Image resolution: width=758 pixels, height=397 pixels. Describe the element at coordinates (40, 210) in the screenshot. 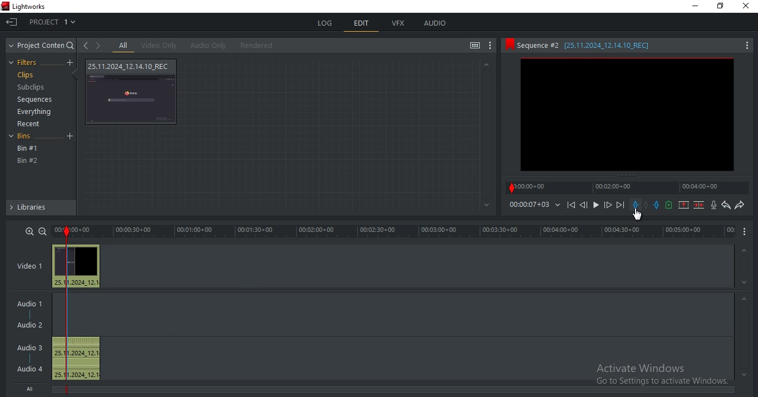

I see `libraries` at that location.